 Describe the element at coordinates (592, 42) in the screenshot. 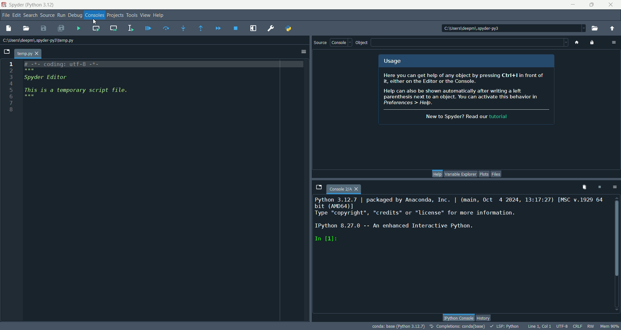

I see `lock` at that location.